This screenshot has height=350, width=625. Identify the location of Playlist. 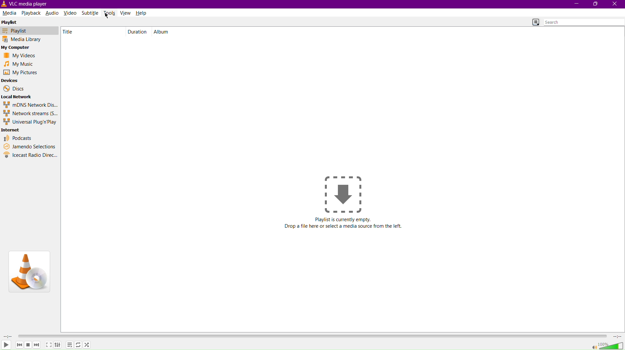
(15, 22).